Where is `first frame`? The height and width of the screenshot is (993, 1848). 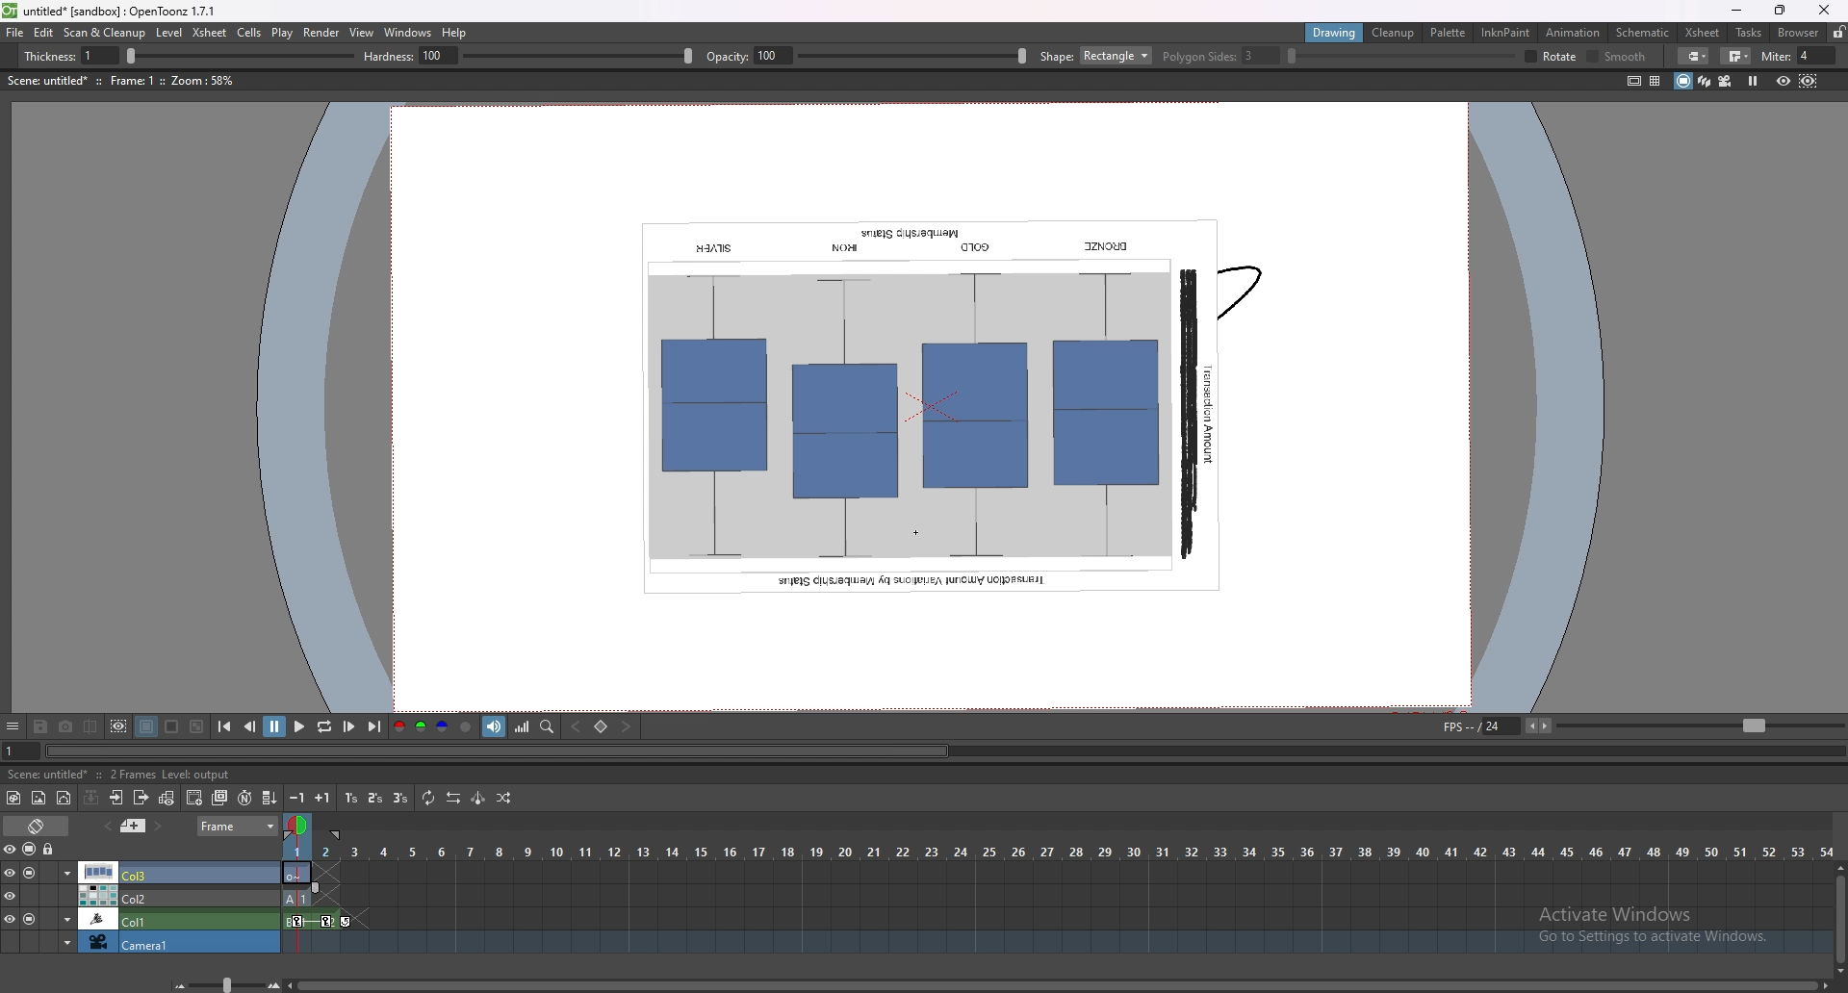 first frame is located at coordinates (224, 726).